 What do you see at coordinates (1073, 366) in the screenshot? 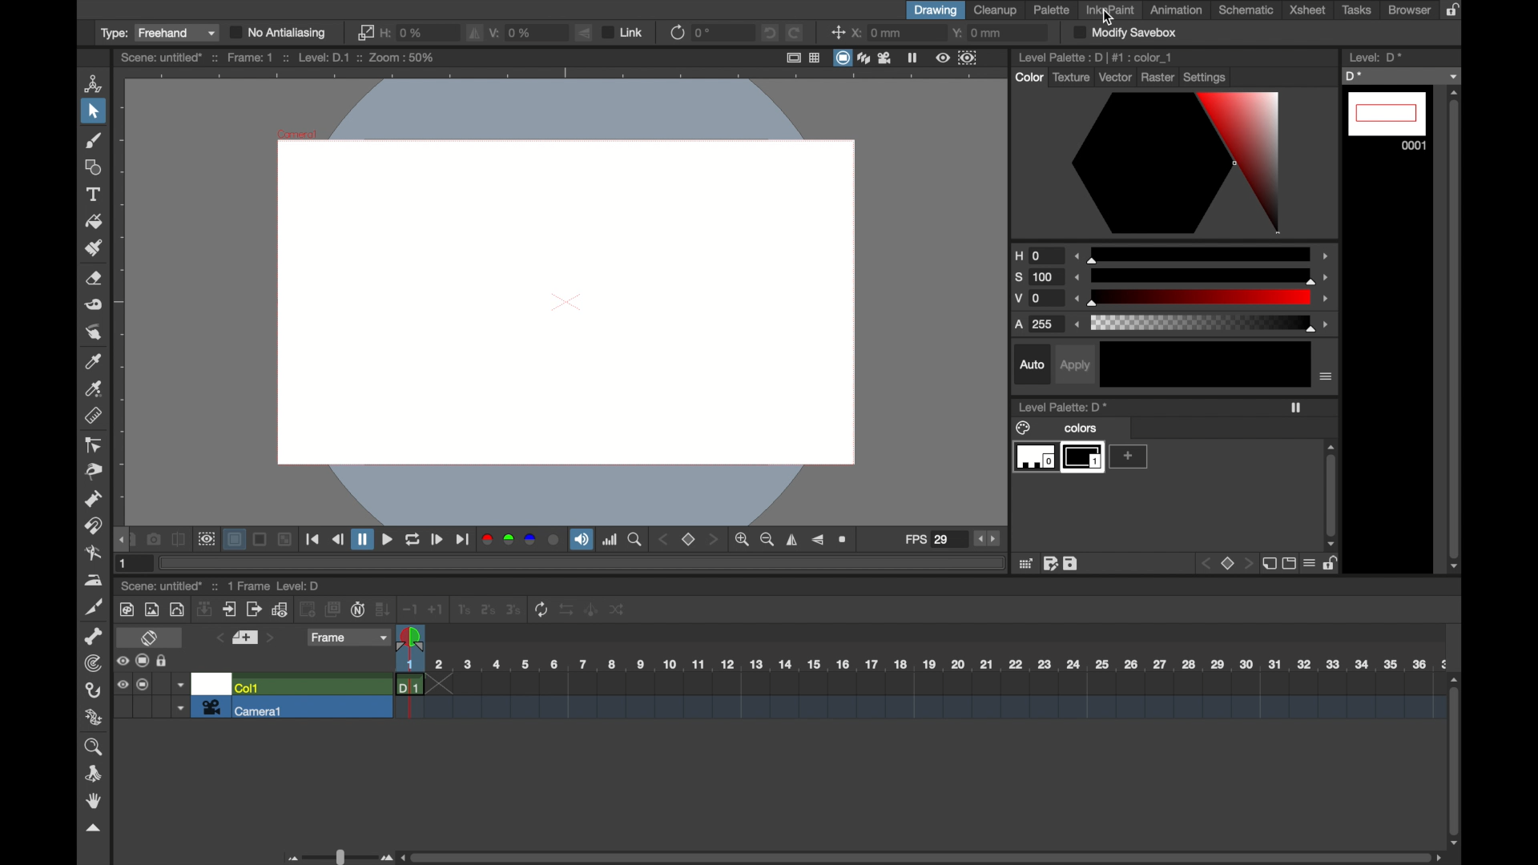
I see `apply` at bounding box center [1073, 366].